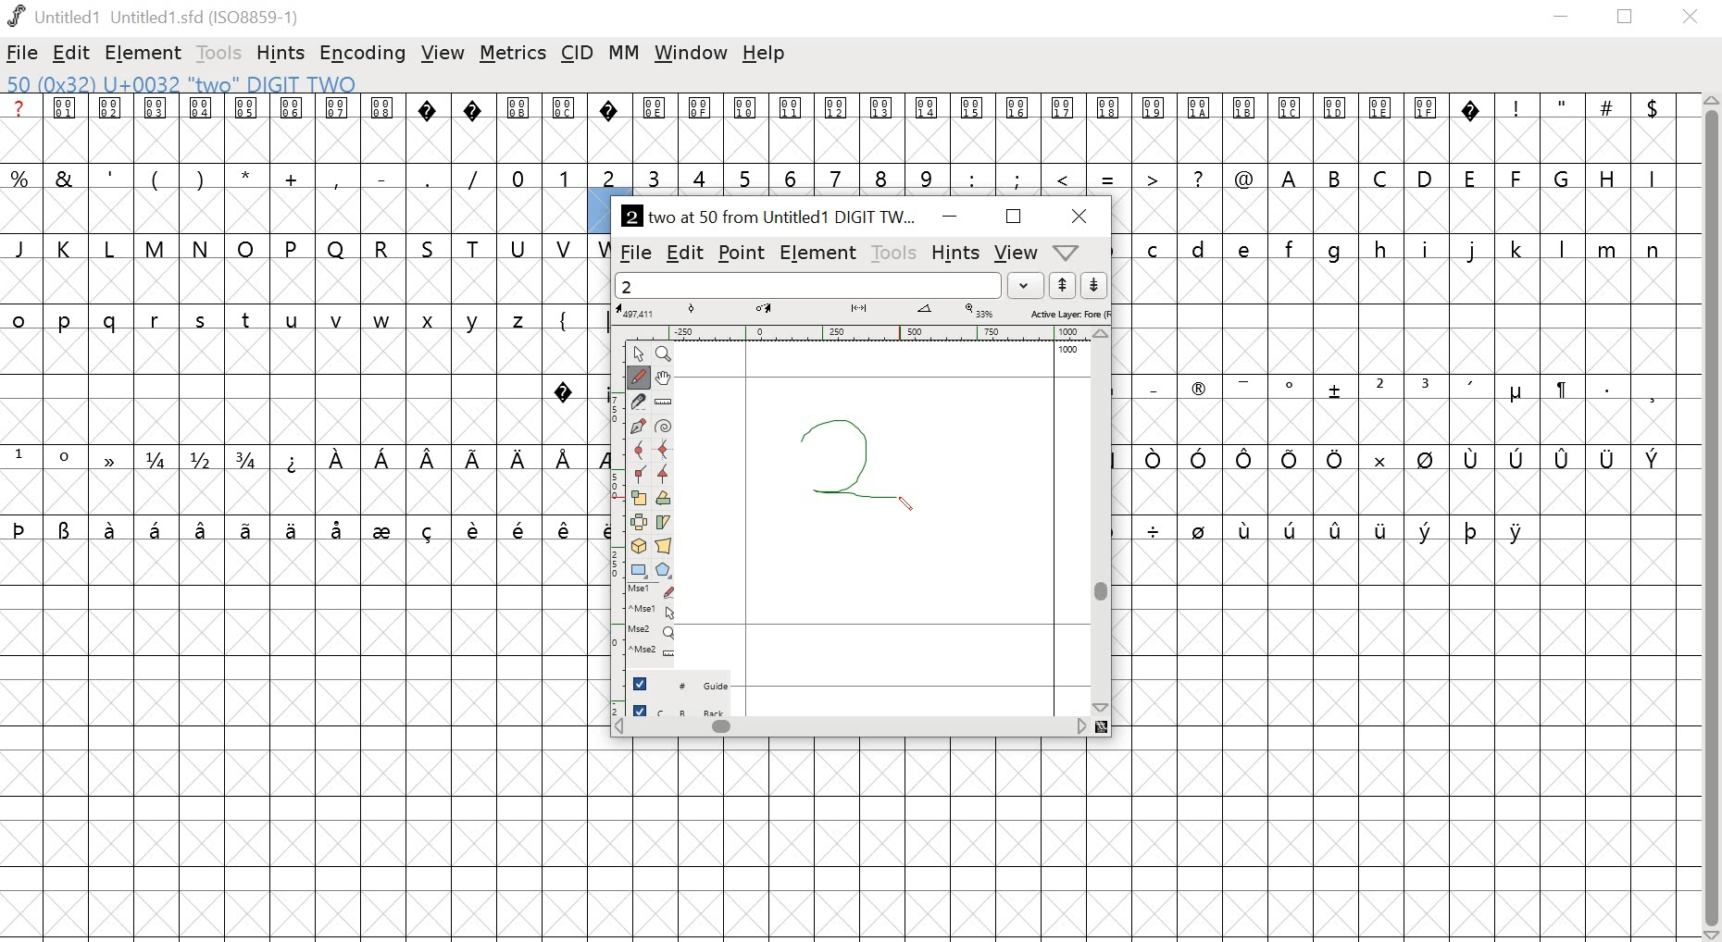  Describe the element at coordinates (514, 54) in the screenshot. I see `metrics` at that location.